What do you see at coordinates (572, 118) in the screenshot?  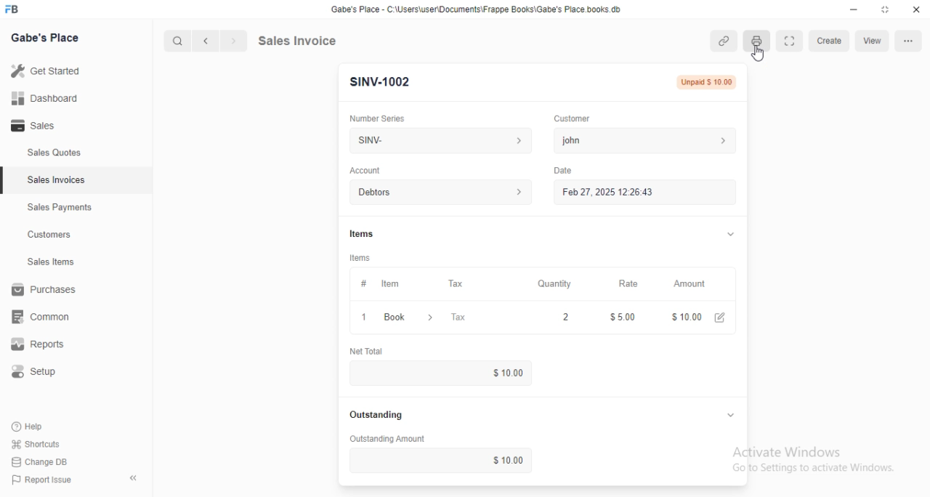 I see `customer` at bounding box center [572, 118].